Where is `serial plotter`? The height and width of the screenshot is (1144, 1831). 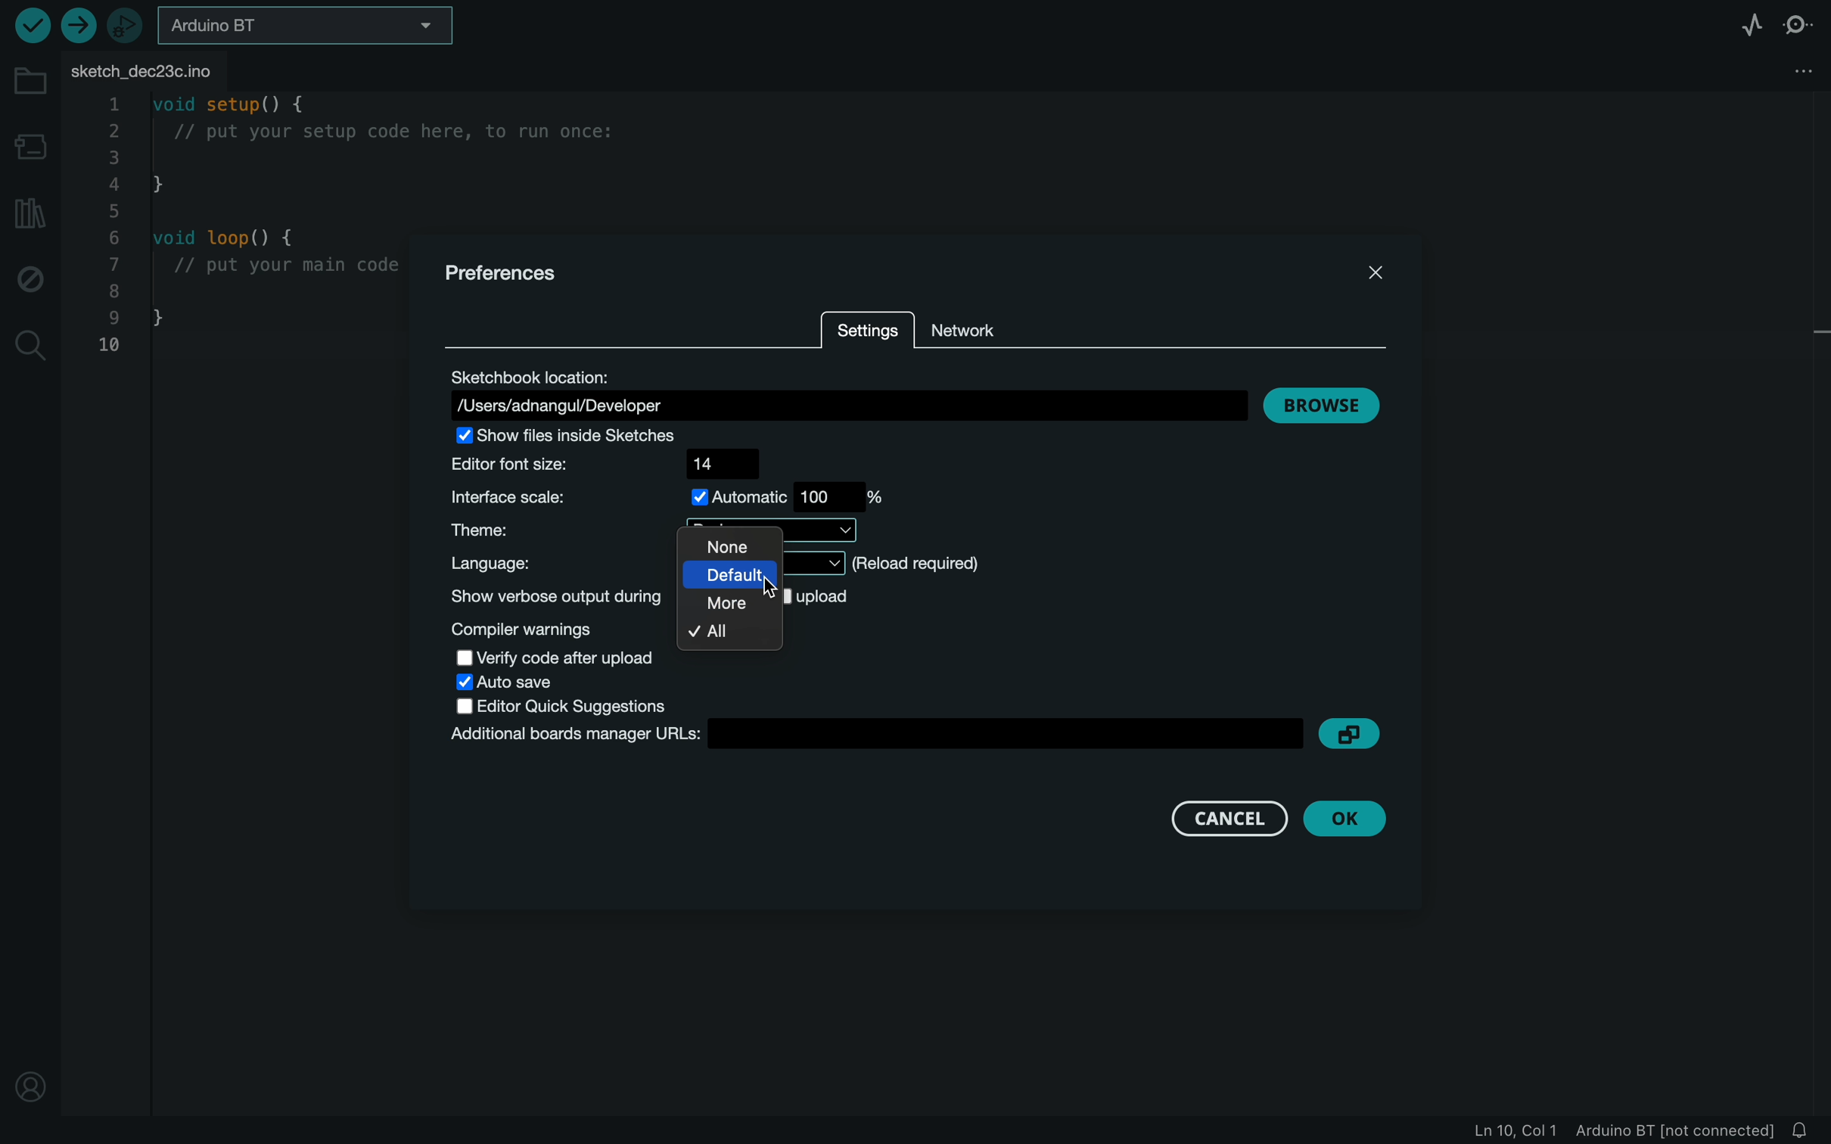 serial plotter is located at coordinates (1747, 23).